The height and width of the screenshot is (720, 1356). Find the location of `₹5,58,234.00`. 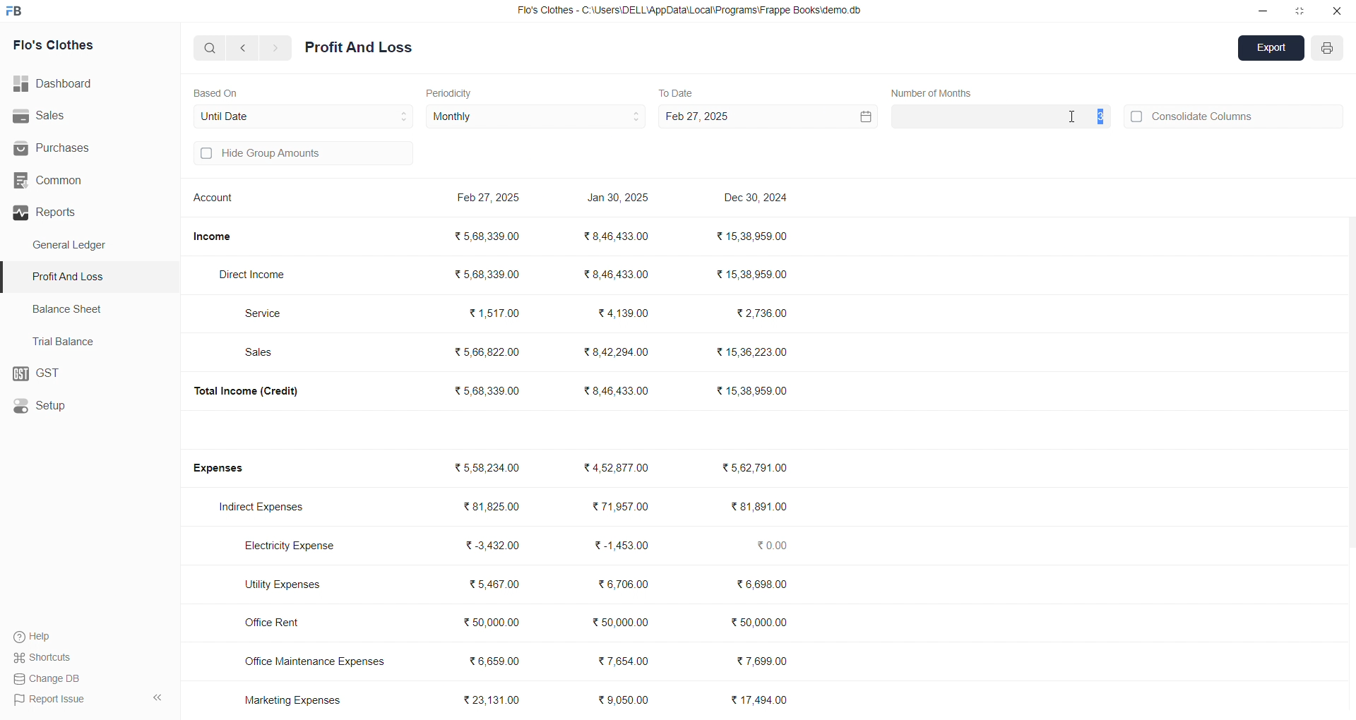

₹5,58,234.00 is located at coordinates (490, 468).